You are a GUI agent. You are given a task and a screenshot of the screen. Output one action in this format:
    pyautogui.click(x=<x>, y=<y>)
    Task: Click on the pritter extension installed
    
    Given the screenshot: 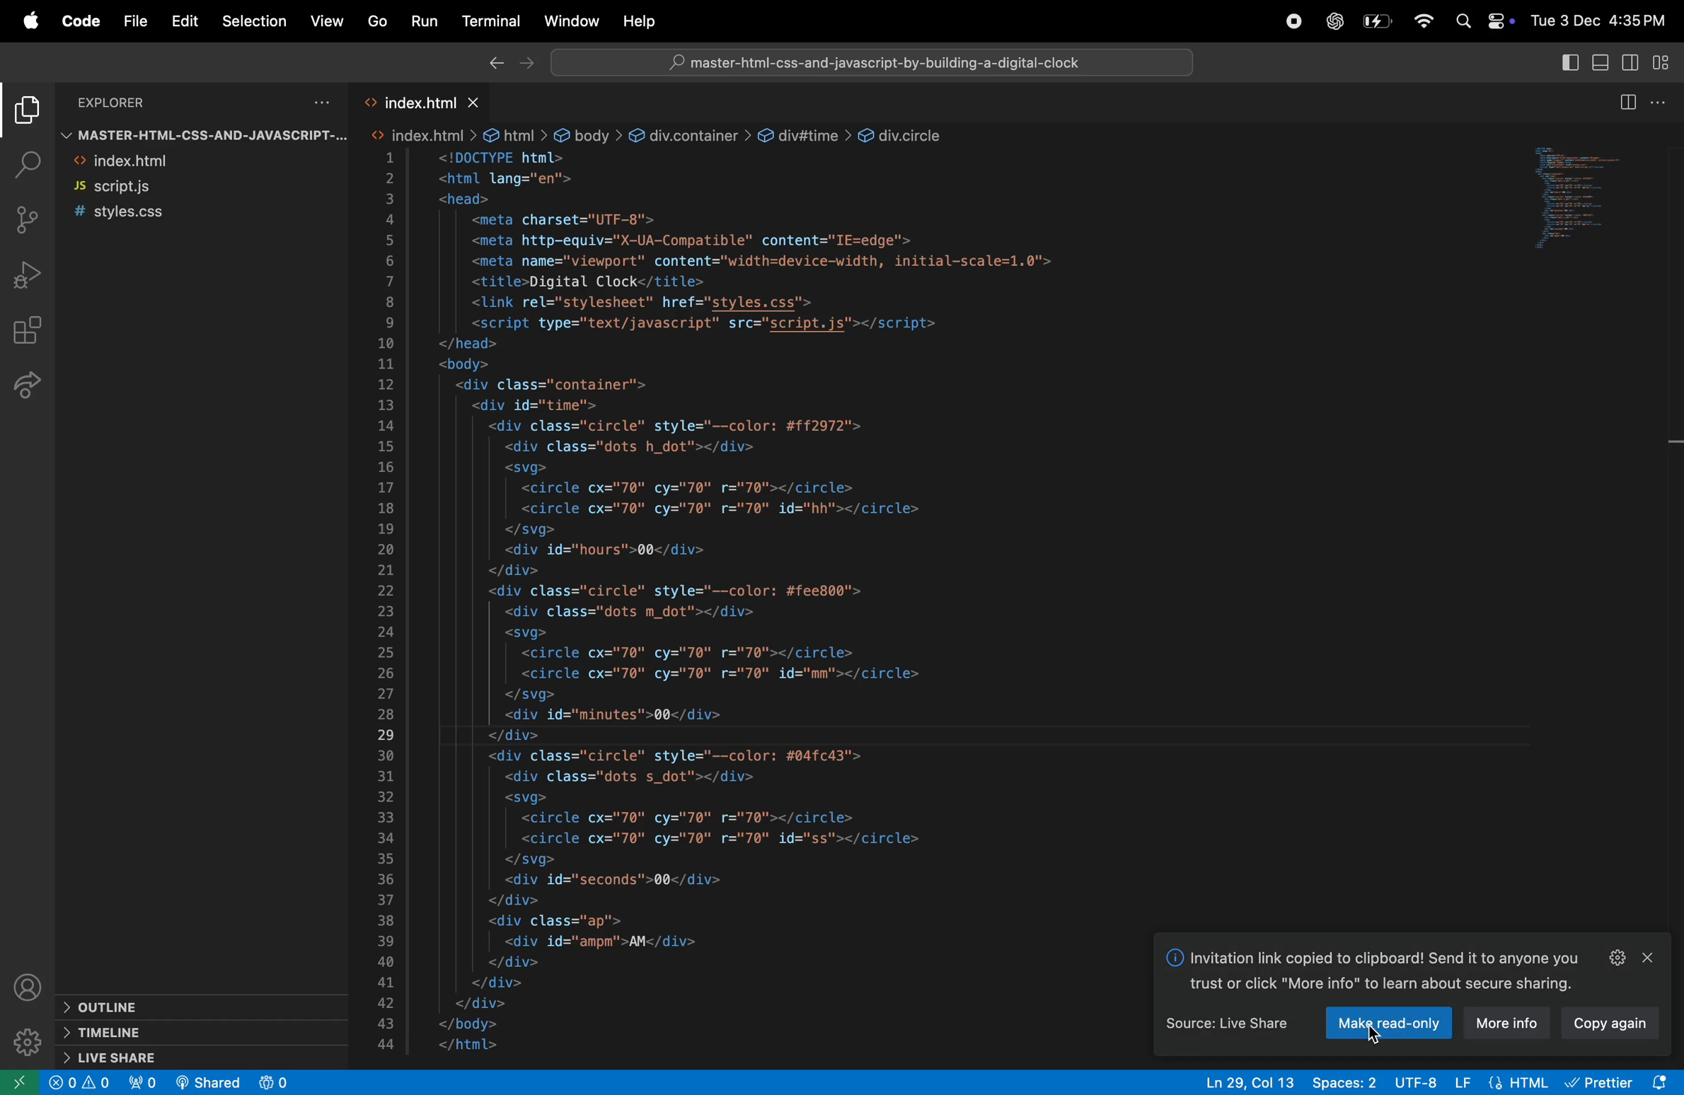 What is the action you would take?
    pyautogui.click(x=1619, y=1080)
    